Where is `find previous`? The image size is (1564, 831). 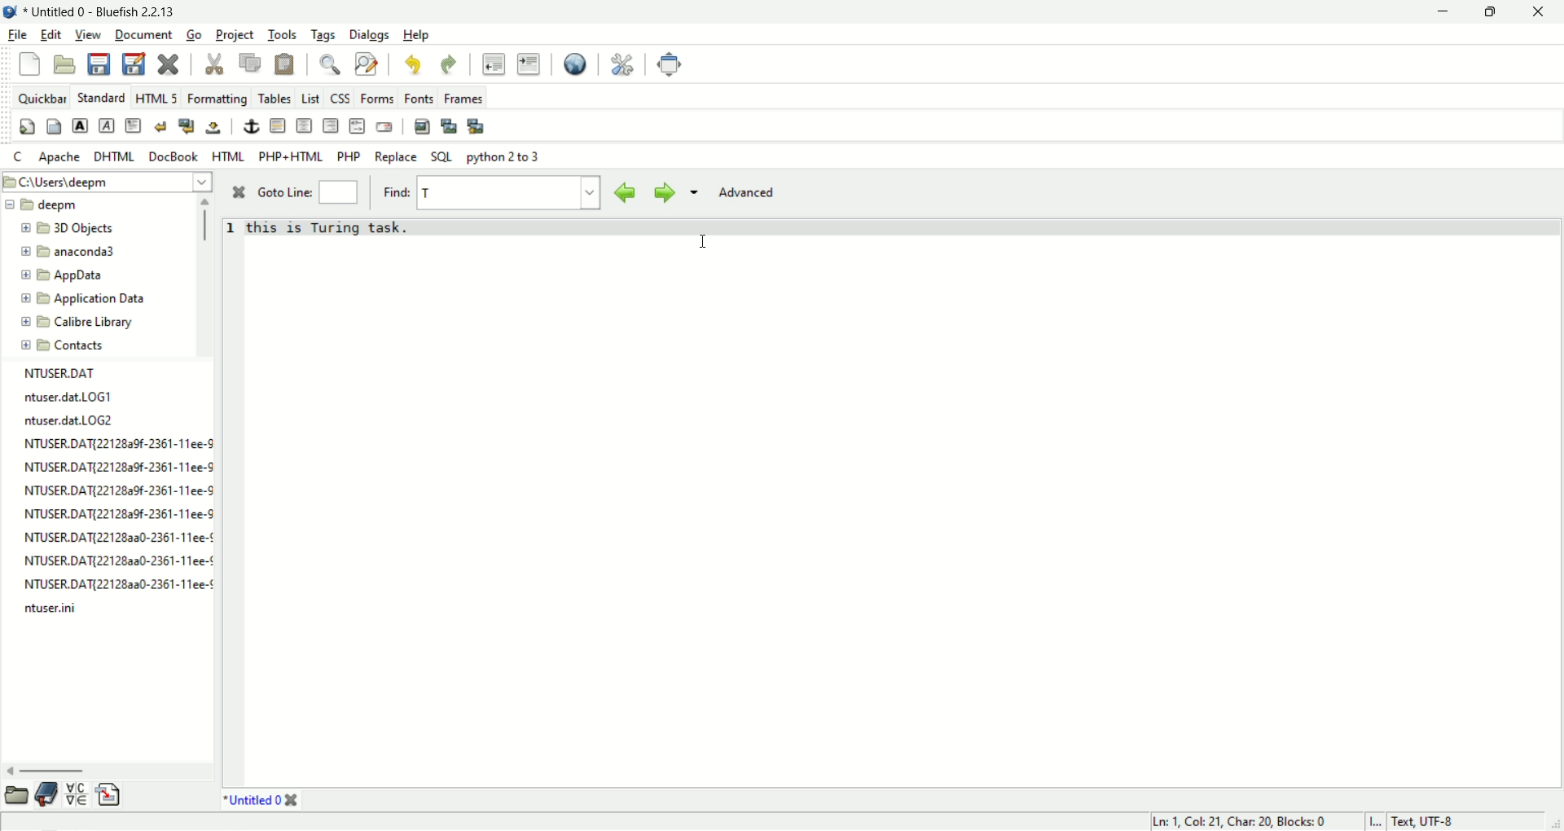
find previous is located at coordinates (626, 193).